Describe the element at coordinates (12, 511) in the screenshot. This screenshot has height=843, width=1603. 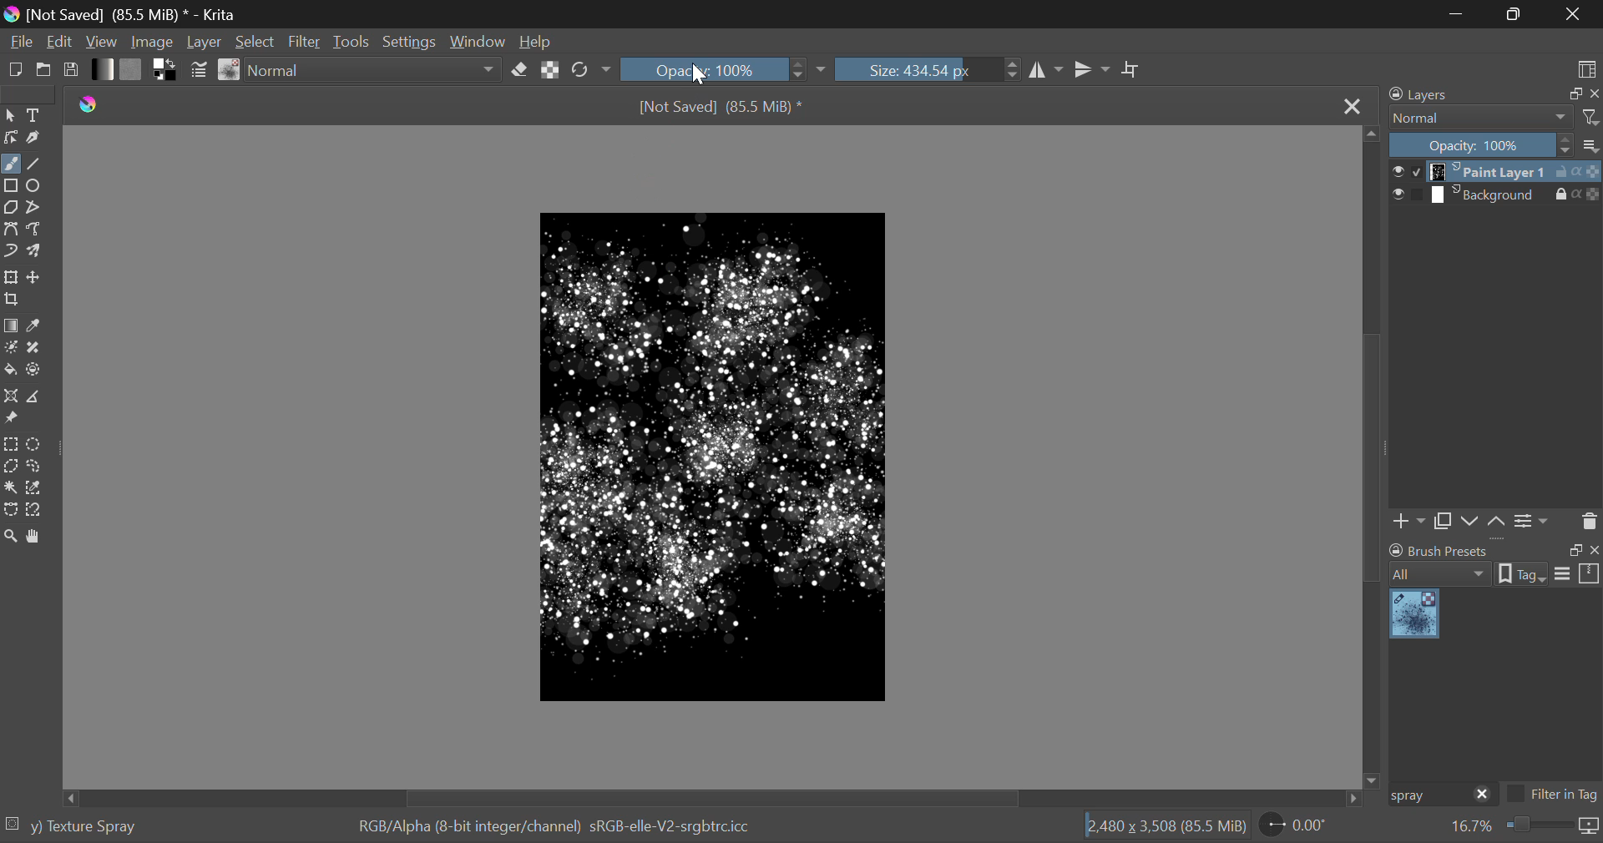
I see `Bezier Curve Selection` at that location.